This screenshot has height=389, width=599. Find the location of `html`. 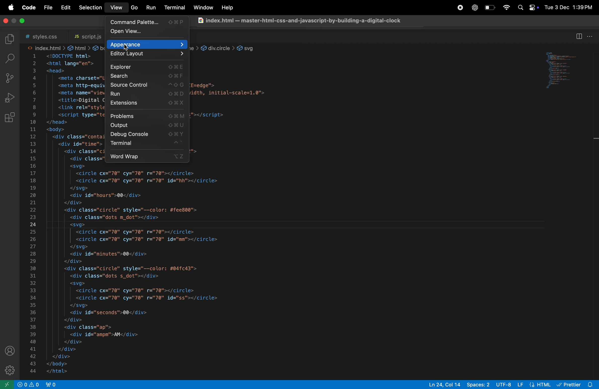

html is located at coordinates (78, 47).